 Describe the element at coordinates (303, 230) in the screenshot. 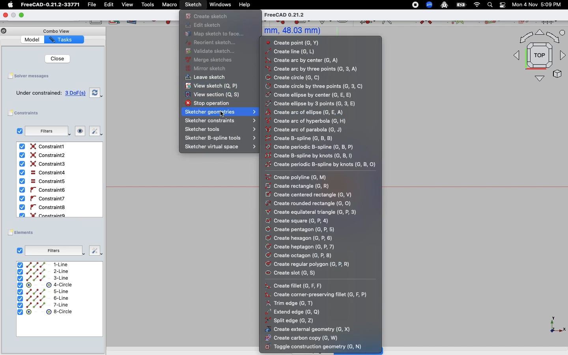

I see `Create pentagon` at that location.